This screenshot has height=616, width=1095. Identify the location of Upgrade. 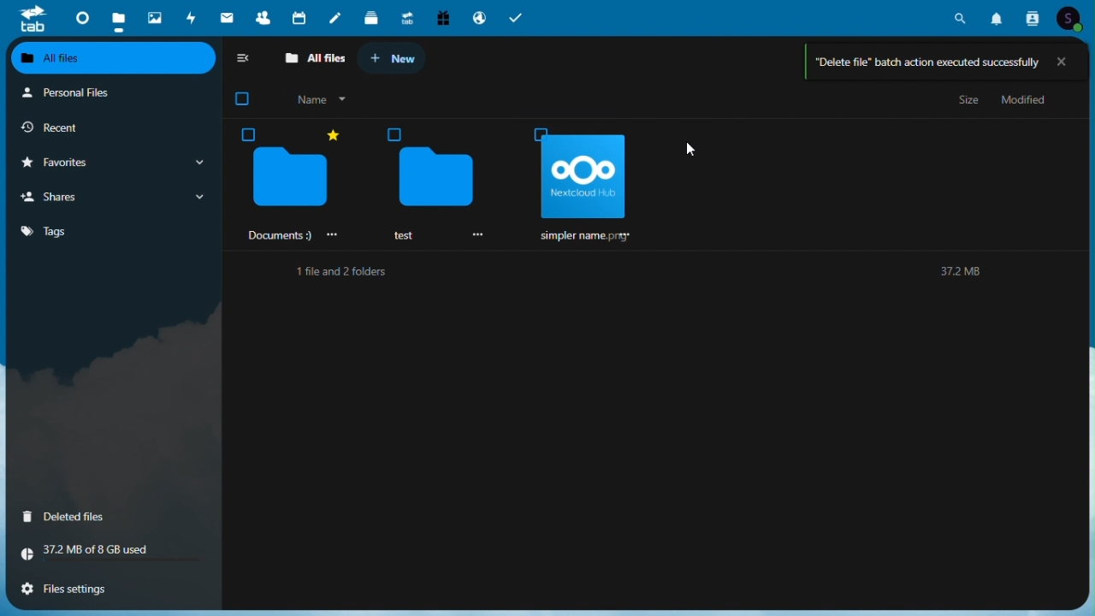
(406, 17).